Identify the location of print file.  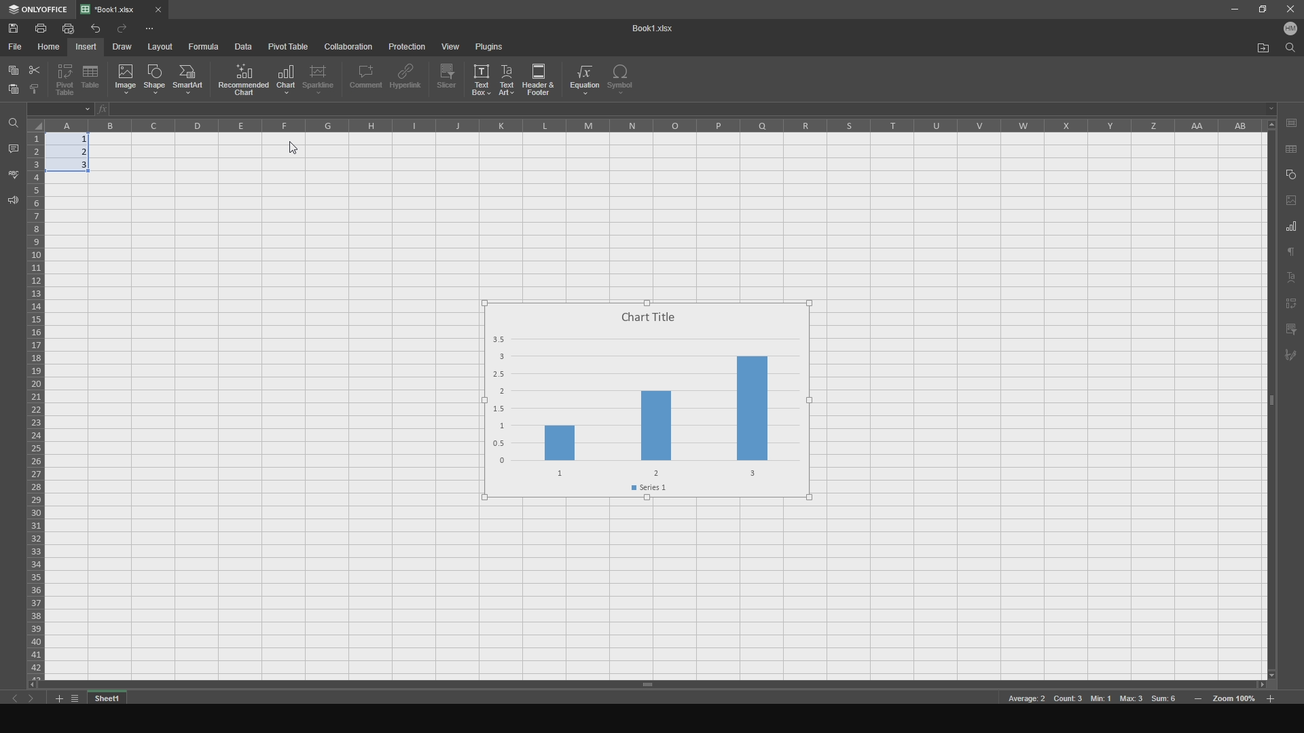
(69, 29).